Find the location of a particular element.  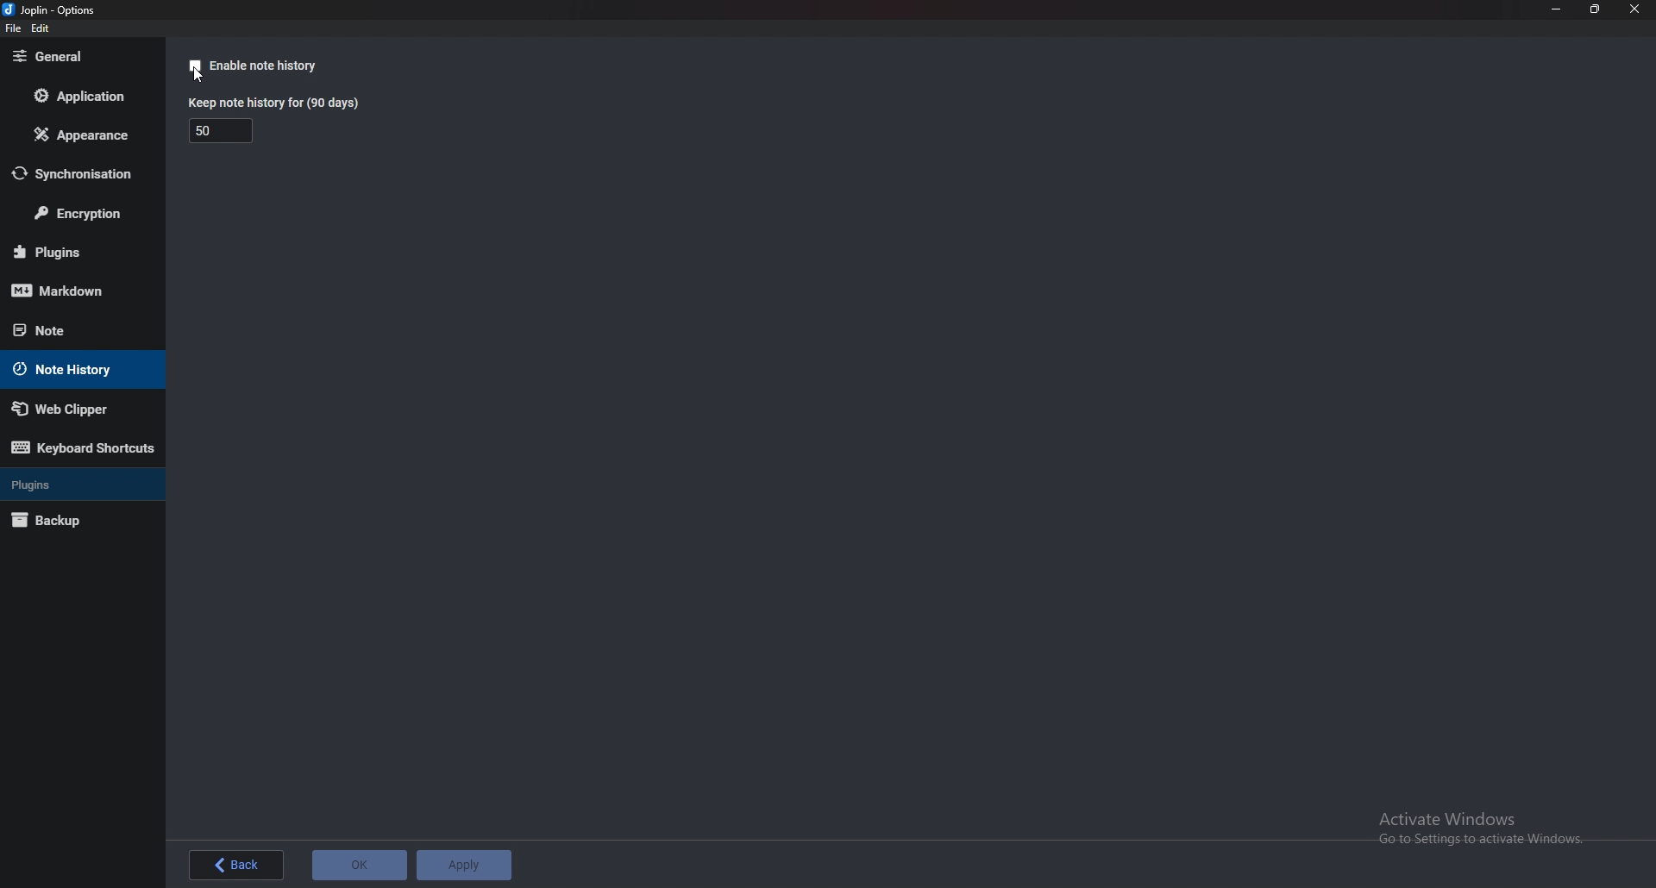

Joplin - Options is located at coordinates (53, 10).